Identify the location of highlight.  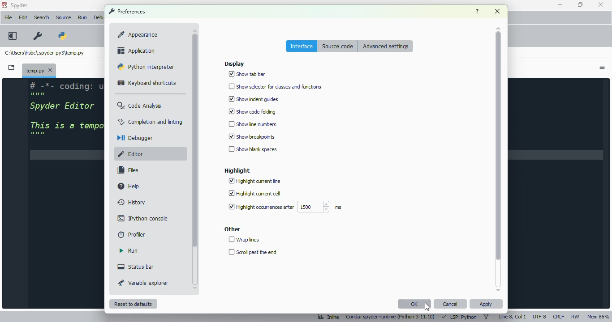
(238, 171).